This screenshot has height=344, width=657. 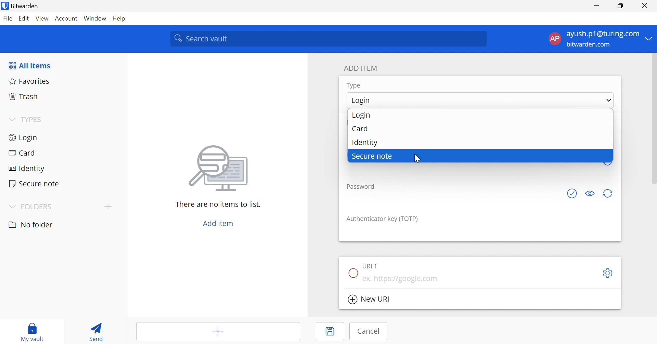 What do you see at coordinates (469, 170) in the screenshot?
I see `add username` at bounding box center [469, 170].